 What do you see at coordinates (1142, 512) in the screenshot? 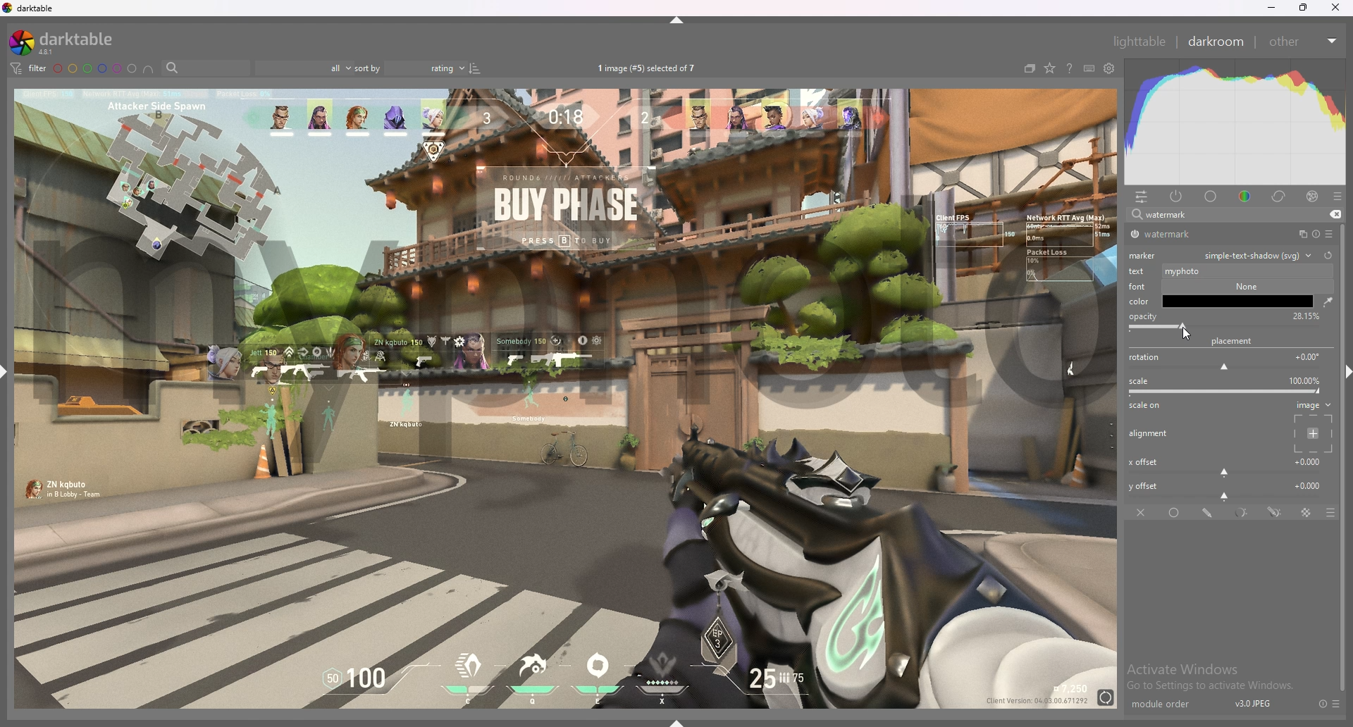
I see `off` at bounding box center [1142, 512].